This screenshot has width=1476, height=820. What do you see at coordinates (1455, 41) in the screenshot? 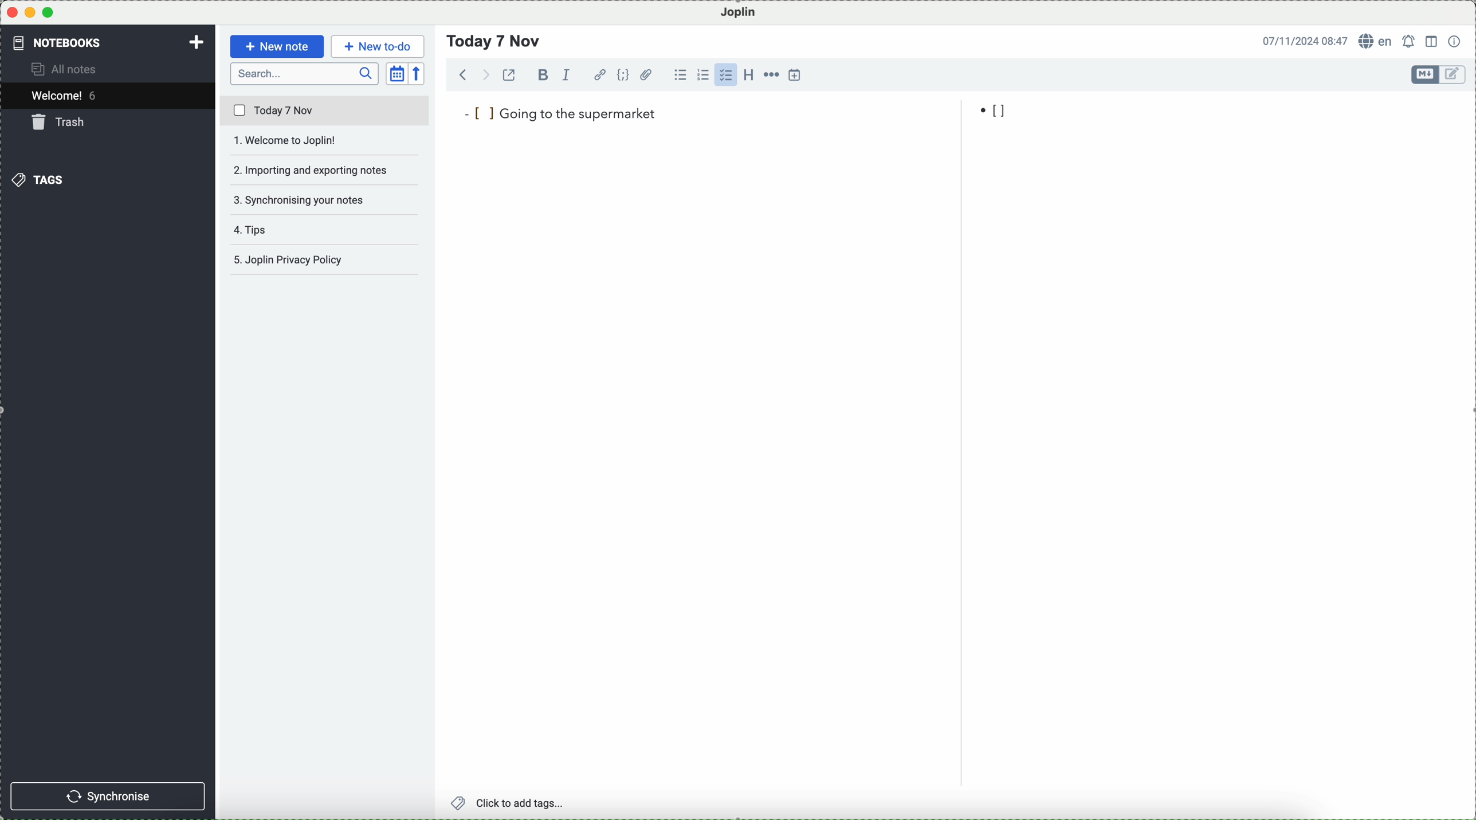
I see `note properties` at bounding box center [1455, 41].